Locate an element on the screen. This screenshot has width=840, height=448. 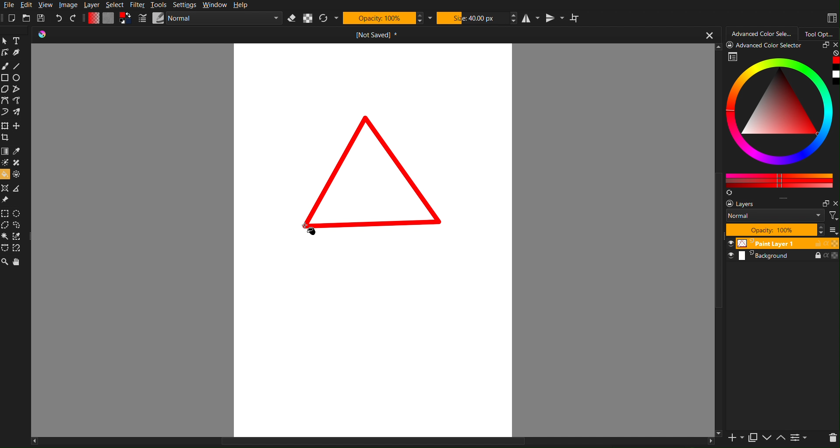
Undo is located at coordinates (59, 18).